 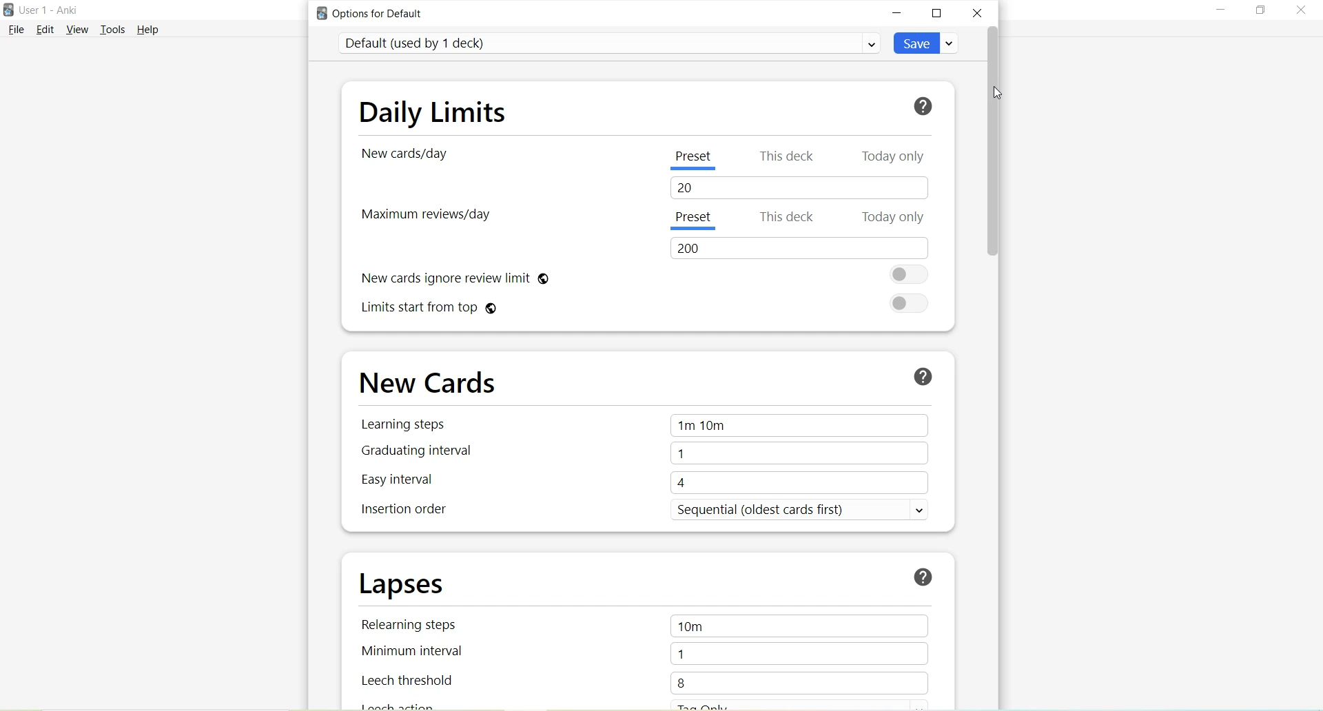 I want to click on Preset, so click(x=694, y=160).